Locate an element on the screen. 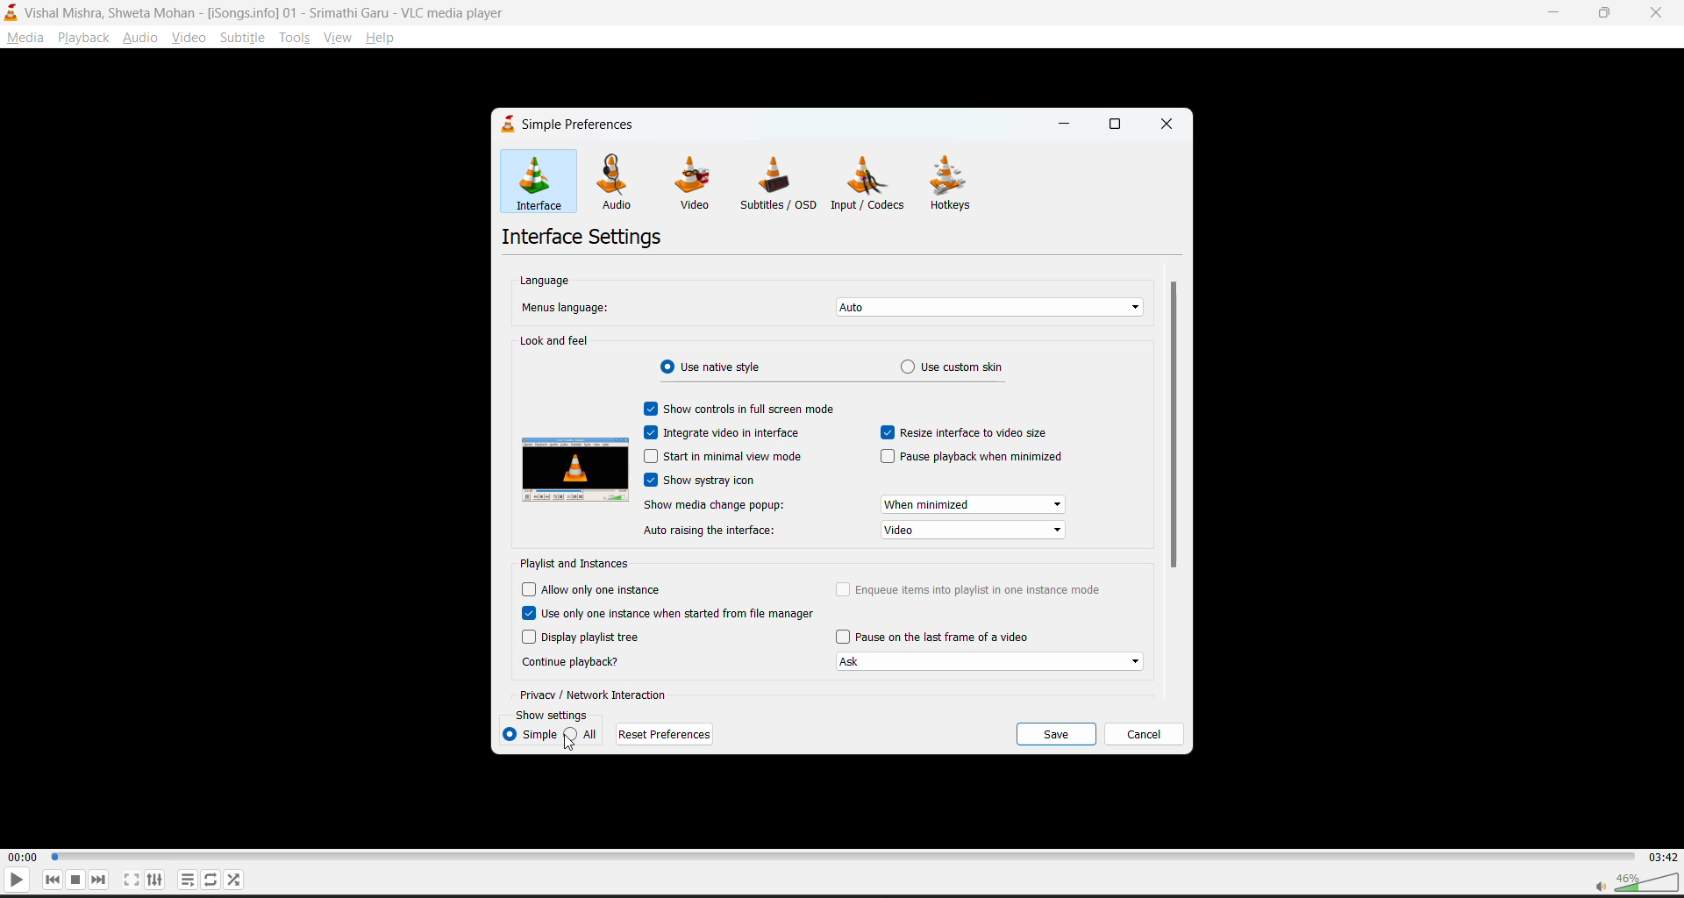  playback is located at coordinates (85, 39).